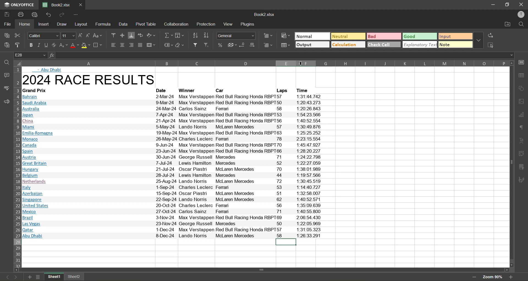  Describe the element at coordinates (141, 45) in the screenshot. I see `justified` at that location.